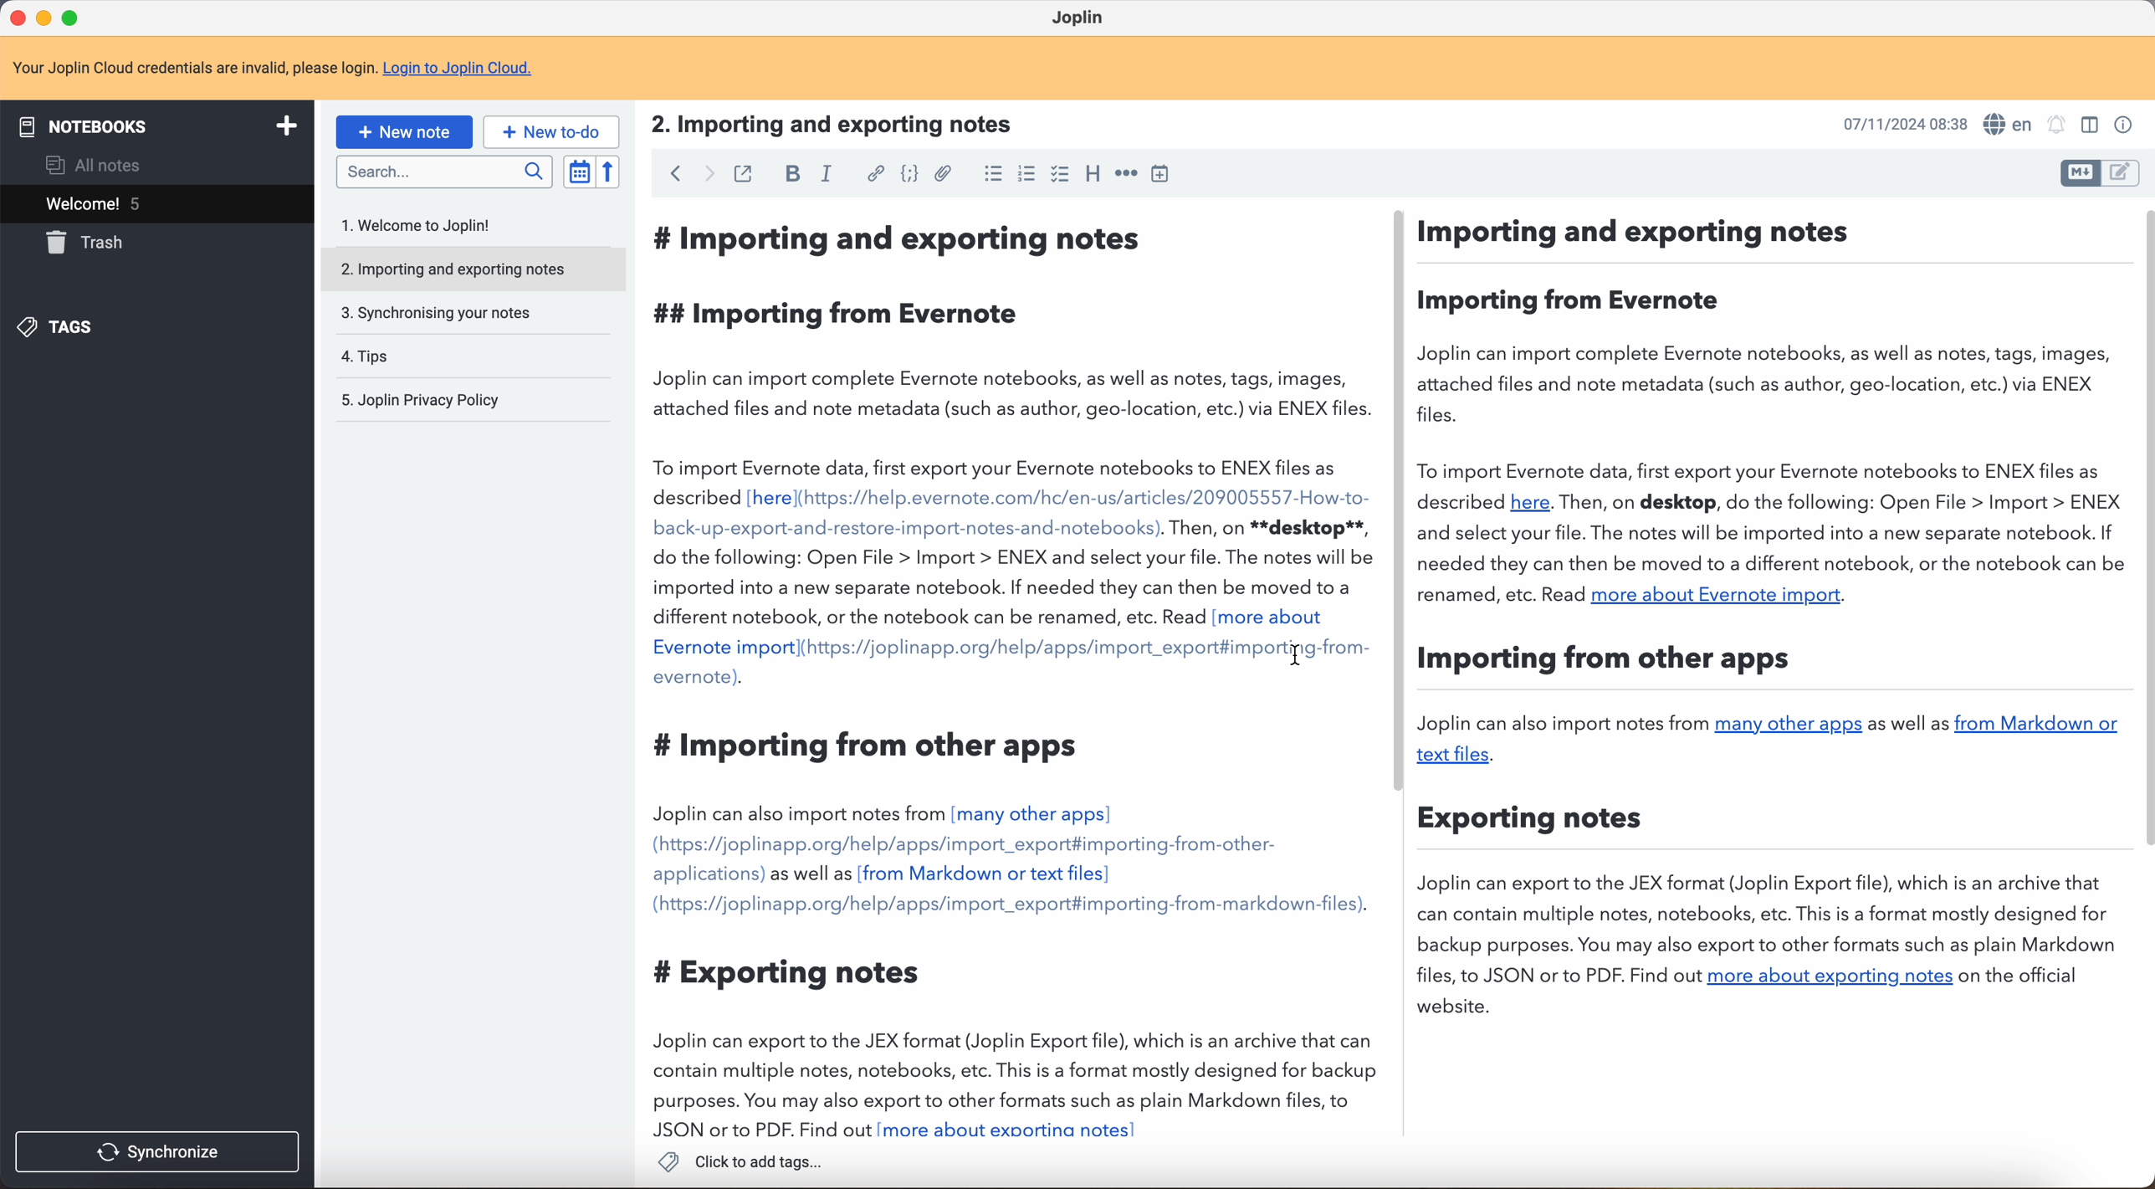 This screenshot has height=1189, width=2155. Describe the element at coordinates (1501, 620) in the screenshot. I see `Importing and exporting note Joplin can important complete Evernote notebooks, as well as notes, tags, images, attached files and note metadata (such as as author, geo-location, etc) vía ENEX files. To import Evernote data, first export your Evernote notebooks to ENEX files aside described (here)….` at that location.